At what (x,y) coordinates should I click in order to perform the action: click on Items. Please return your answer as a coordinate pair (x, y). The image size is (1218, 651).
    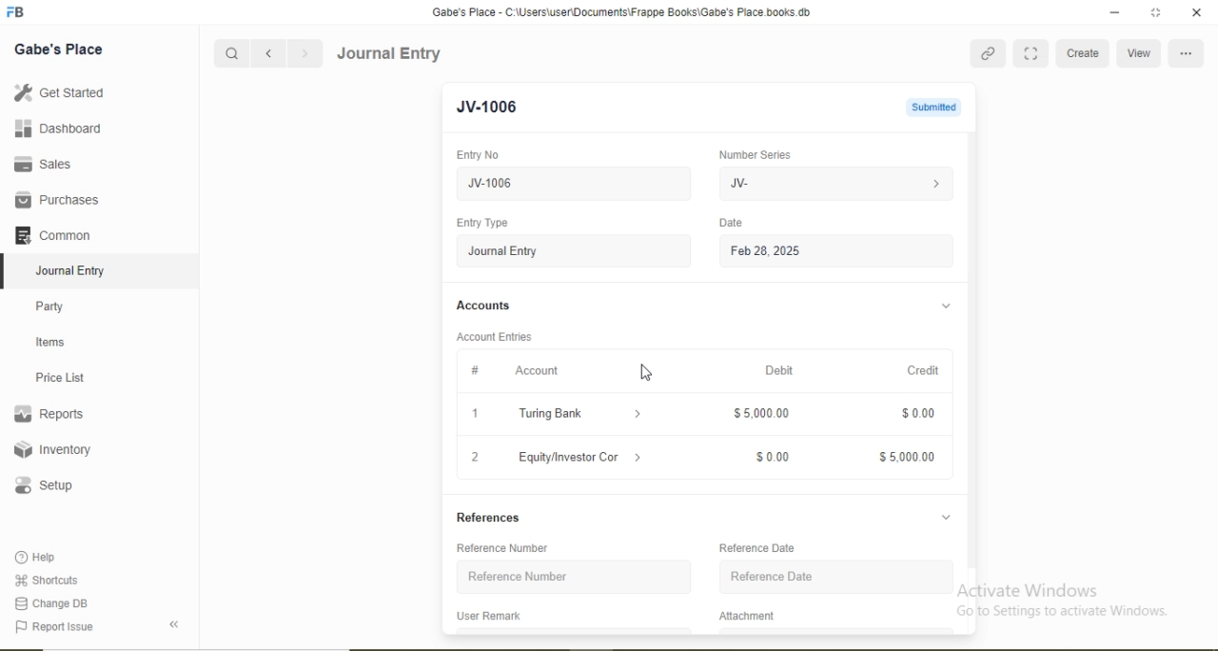
    Looking at the image, I should click on (50, 342).